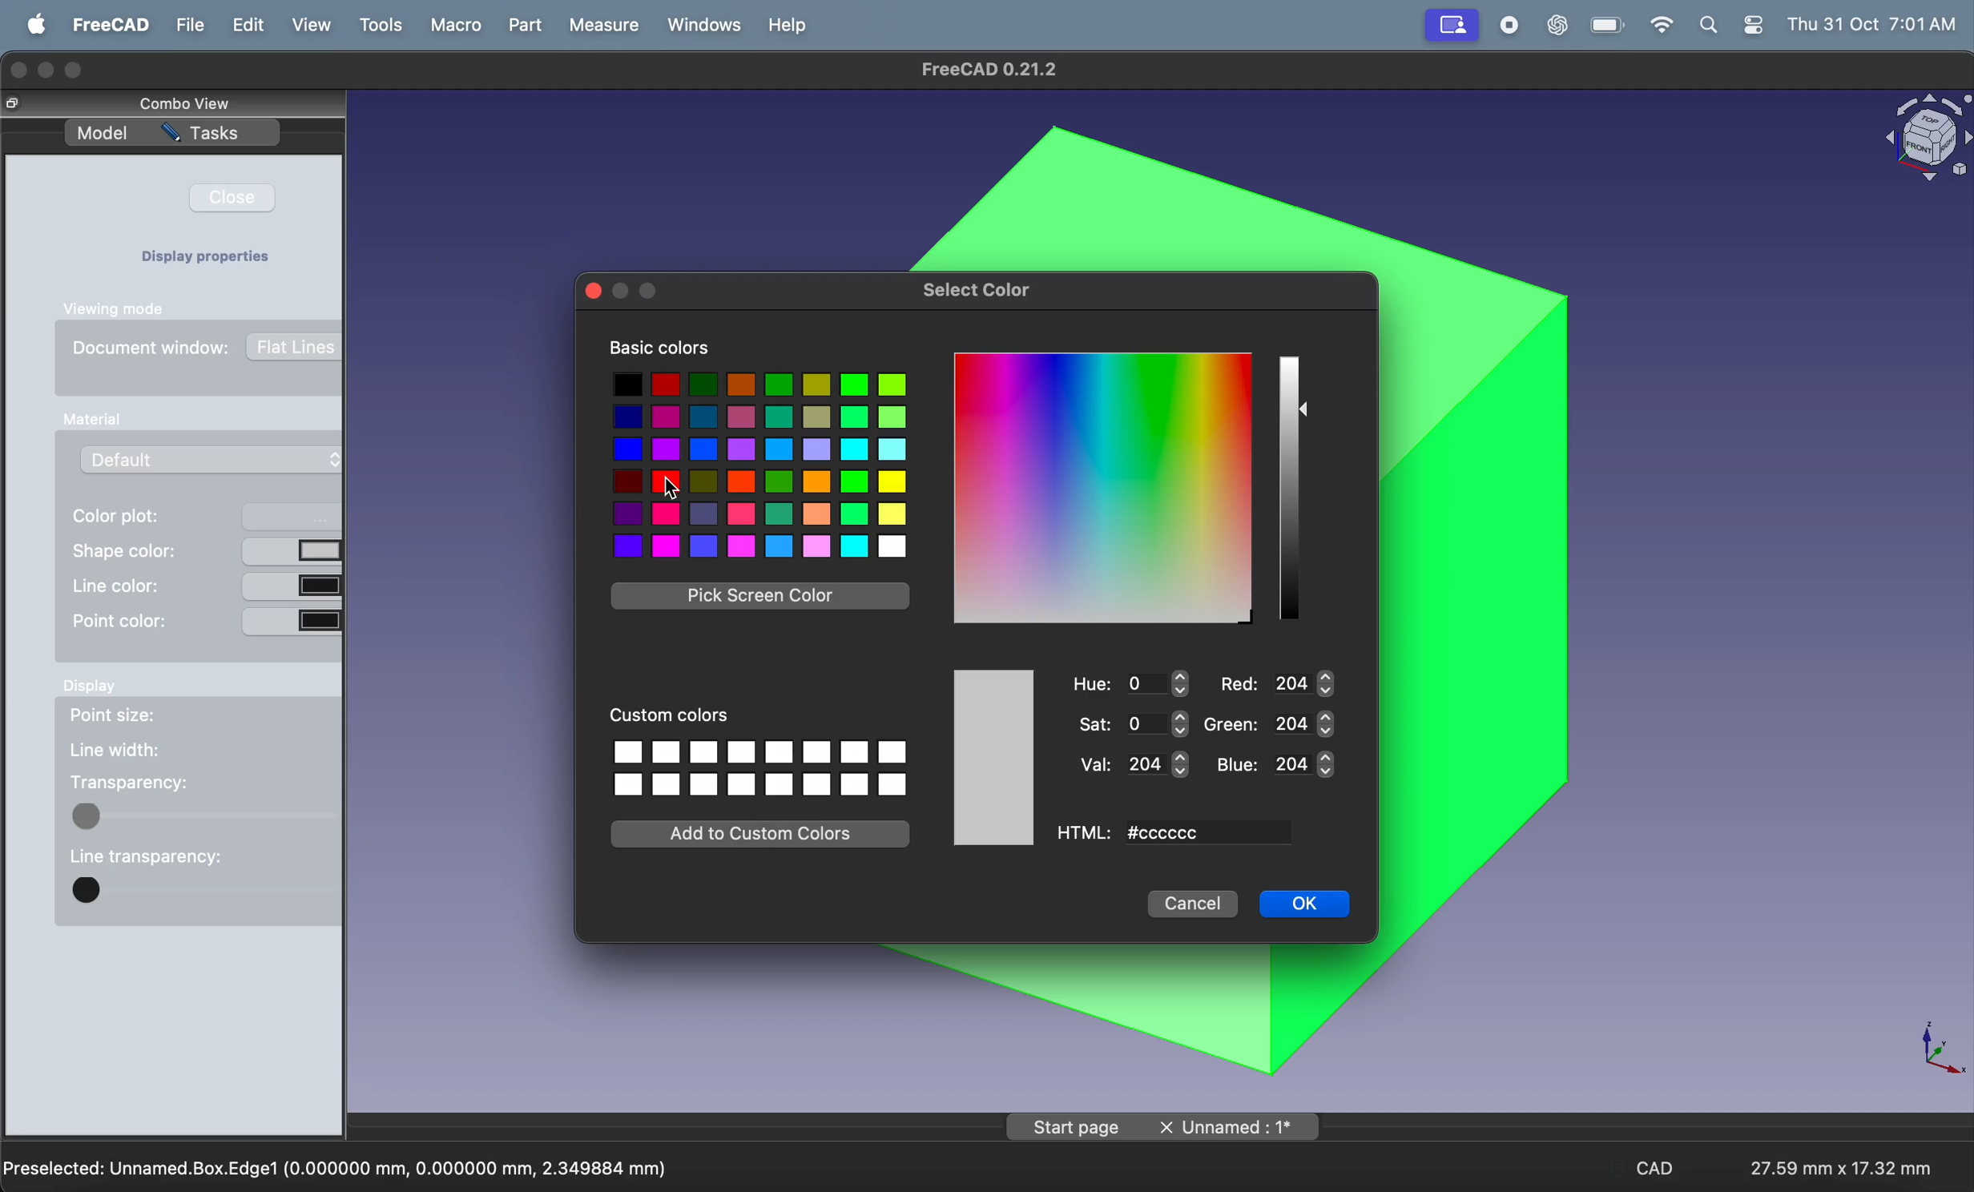  What do you see at coordinates (1452, 24) in the screenshot?
I see `mirror` at bounding box center [1452, 24].